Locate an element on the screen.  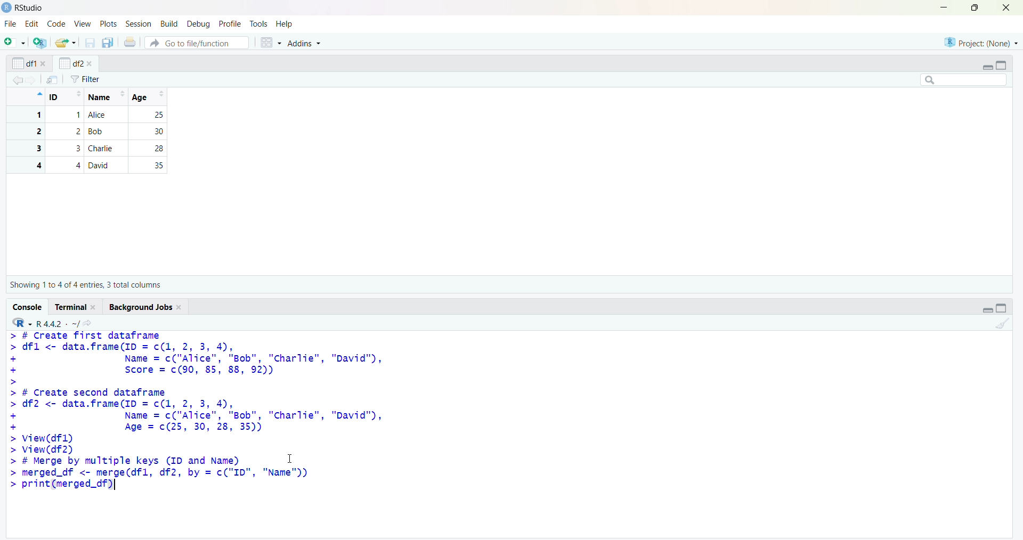
project (none) is located at coordinates (981, 42).